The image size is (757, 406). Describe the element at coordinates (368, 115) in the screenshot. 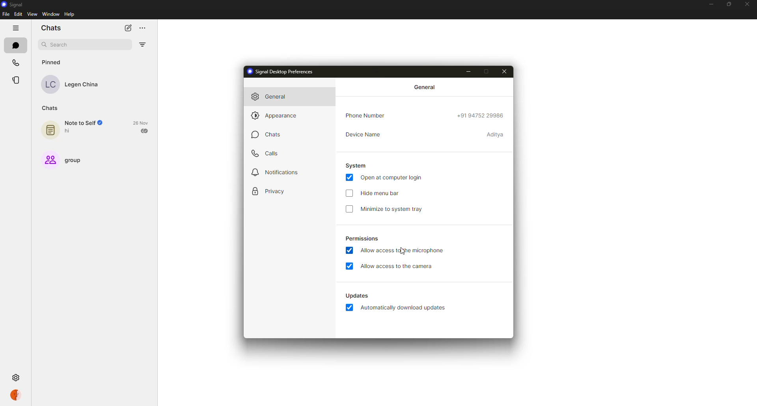

I see `phone number` at that location.